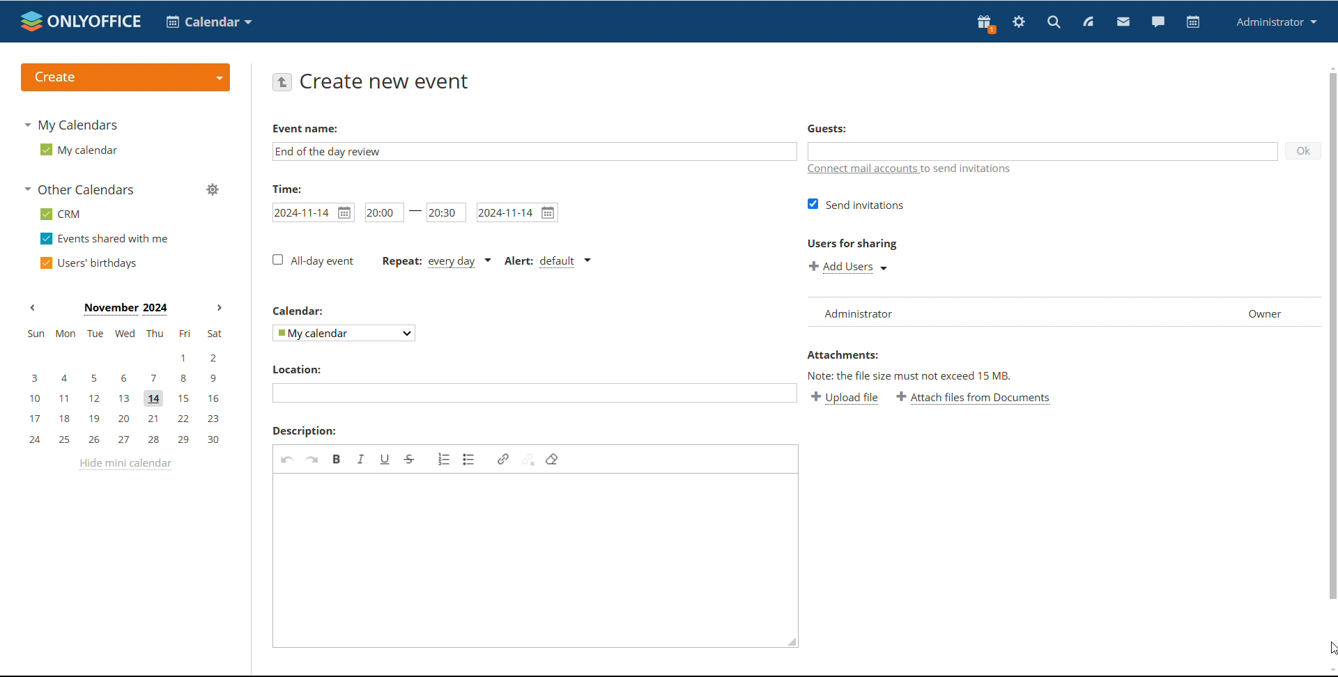  Describe the element at coordinates (125, 309) in the screenshot. I see `Month on display` at that location.